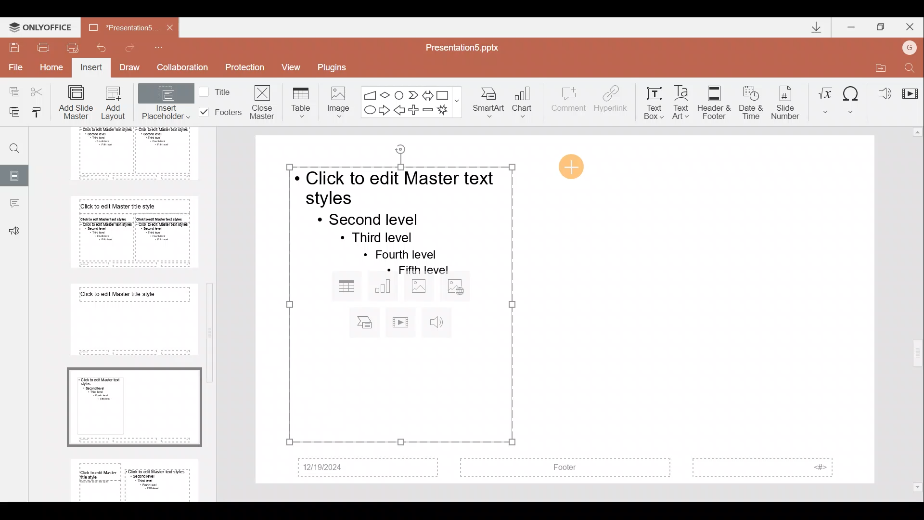 The height and width of the screenshot is (520, 924). Describe the element at coordinates (528, 103) in the screenshot. I see `Chart` at that location.